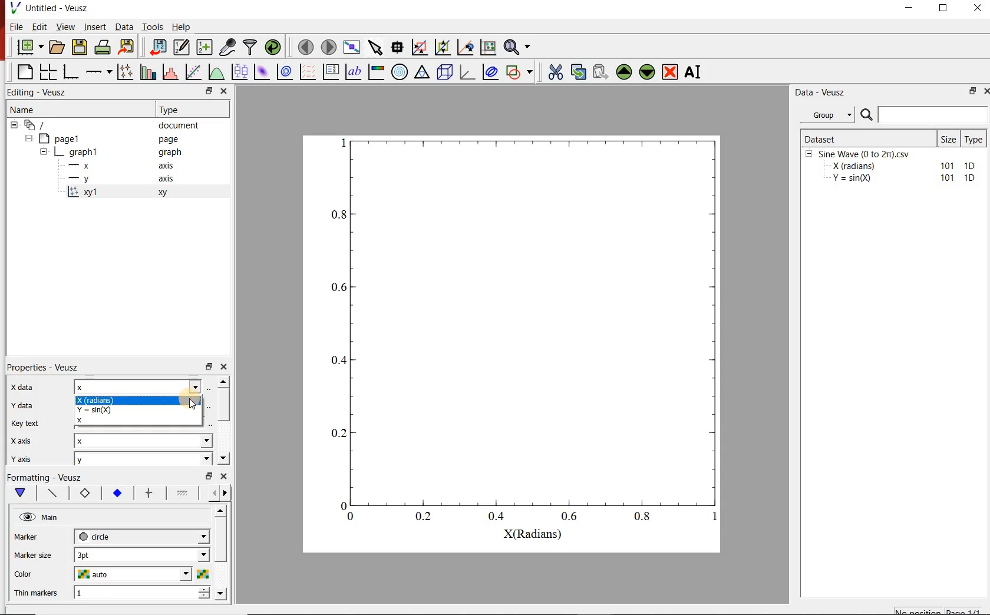 The height and width of the screenshot is (615, 990). I want to click on Marker size, so click(33, 535).